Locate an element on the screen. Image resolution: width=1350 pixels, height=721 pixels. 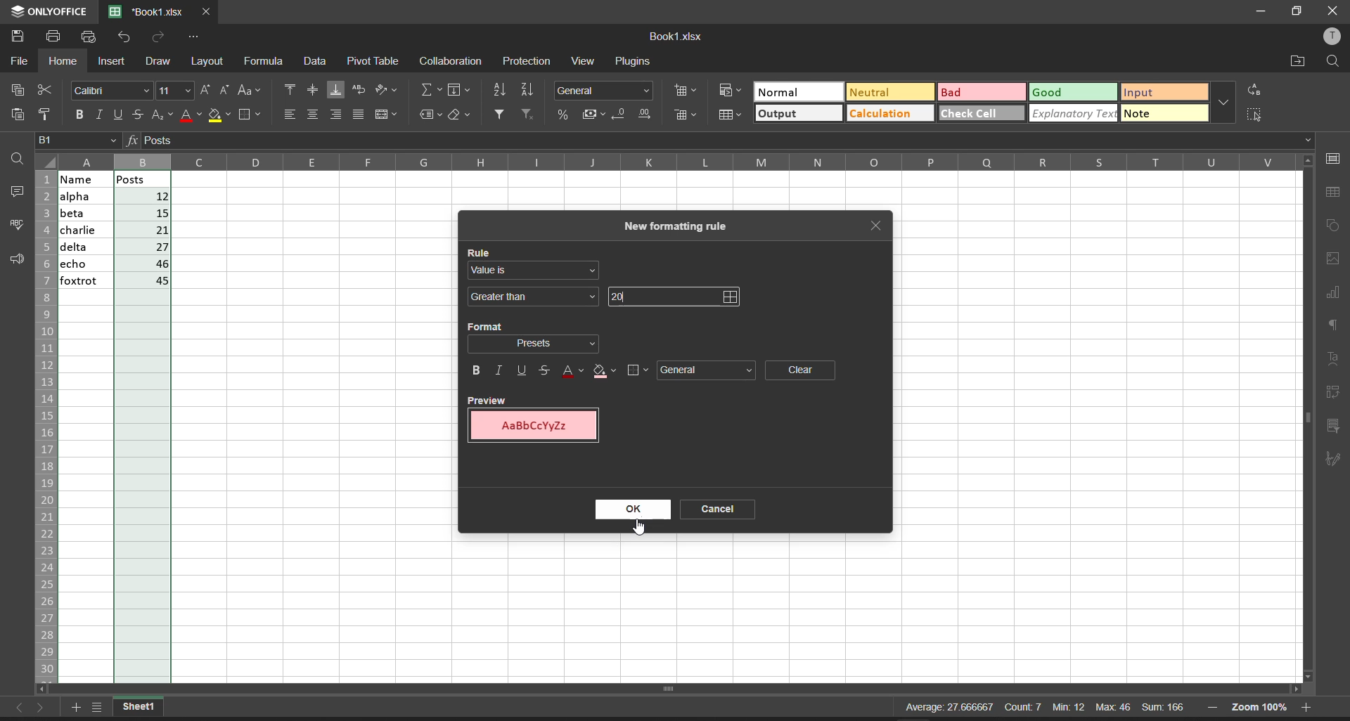
comments is located at coordinates (17, 195).